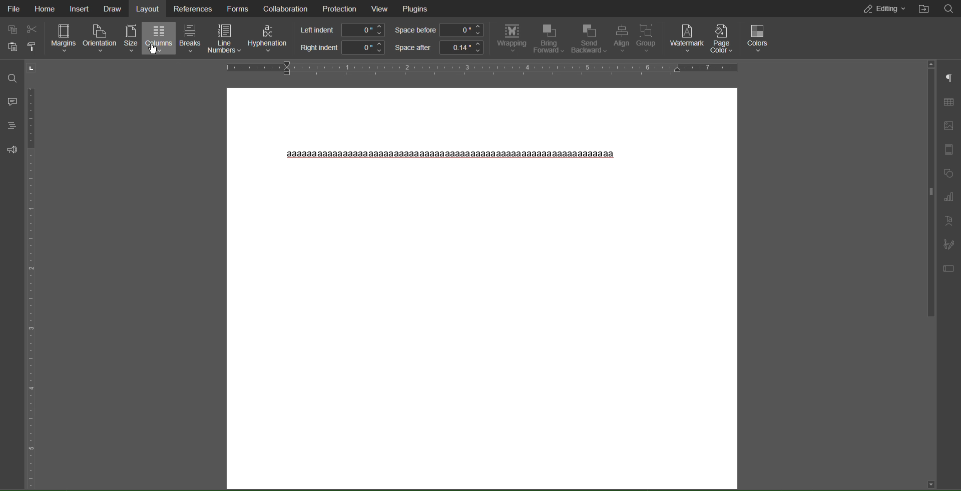  What do you see at coordinates (11, 49) in the screenshot?
I see `paste` at bounding box center [11, 49].